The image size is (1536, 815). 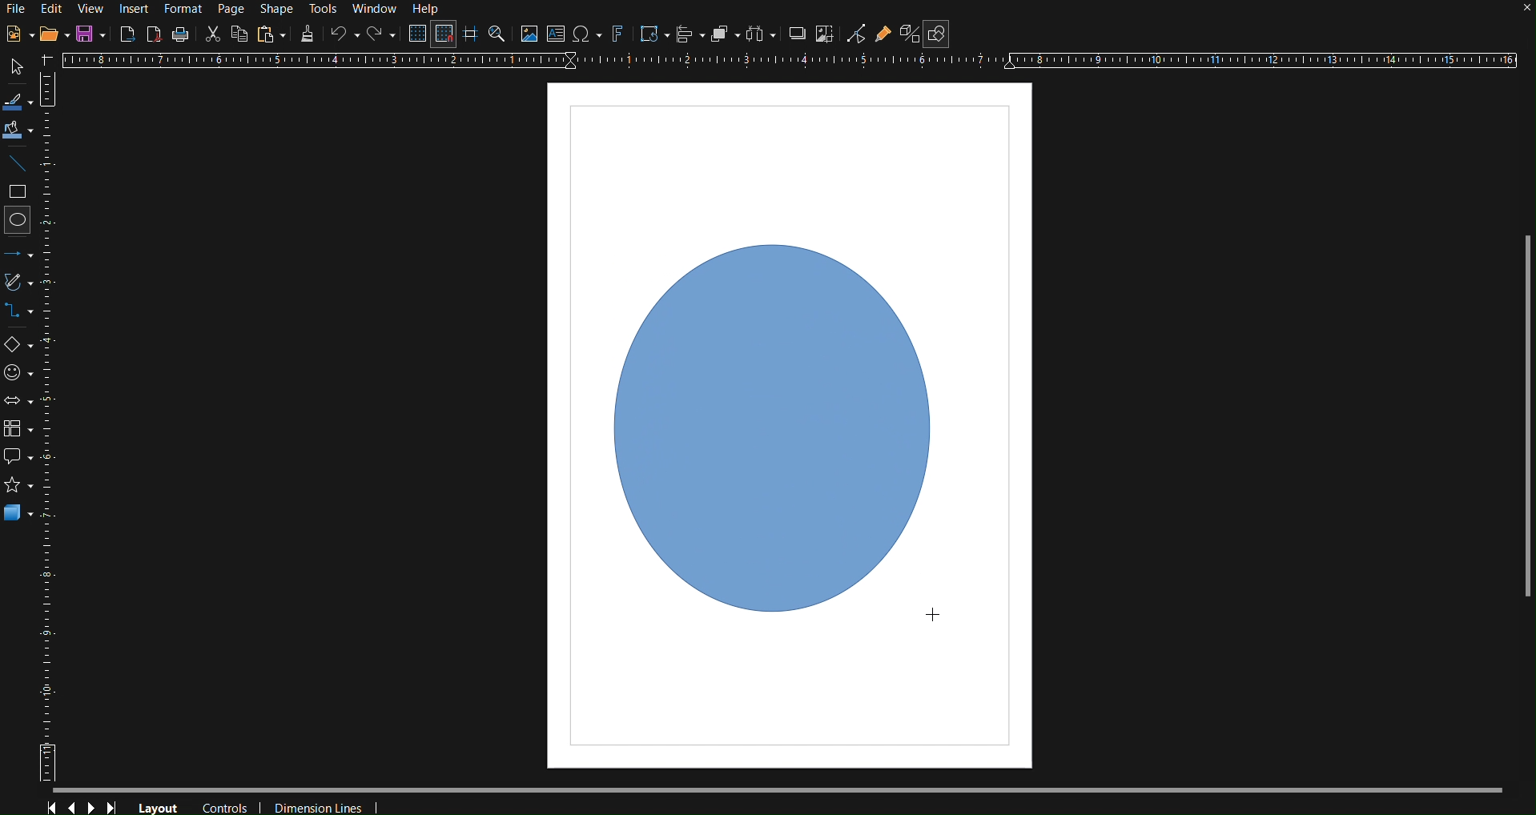 I want to click on Symbol Shapes, so click(x=22, y=372).